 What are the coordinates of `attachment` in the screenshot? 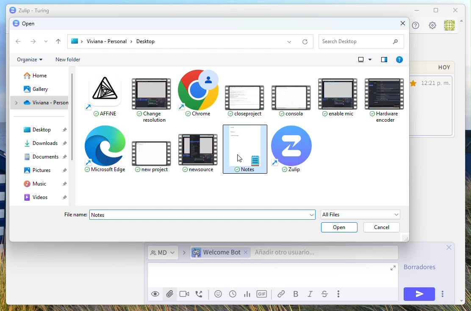 It's located at (169, 293).